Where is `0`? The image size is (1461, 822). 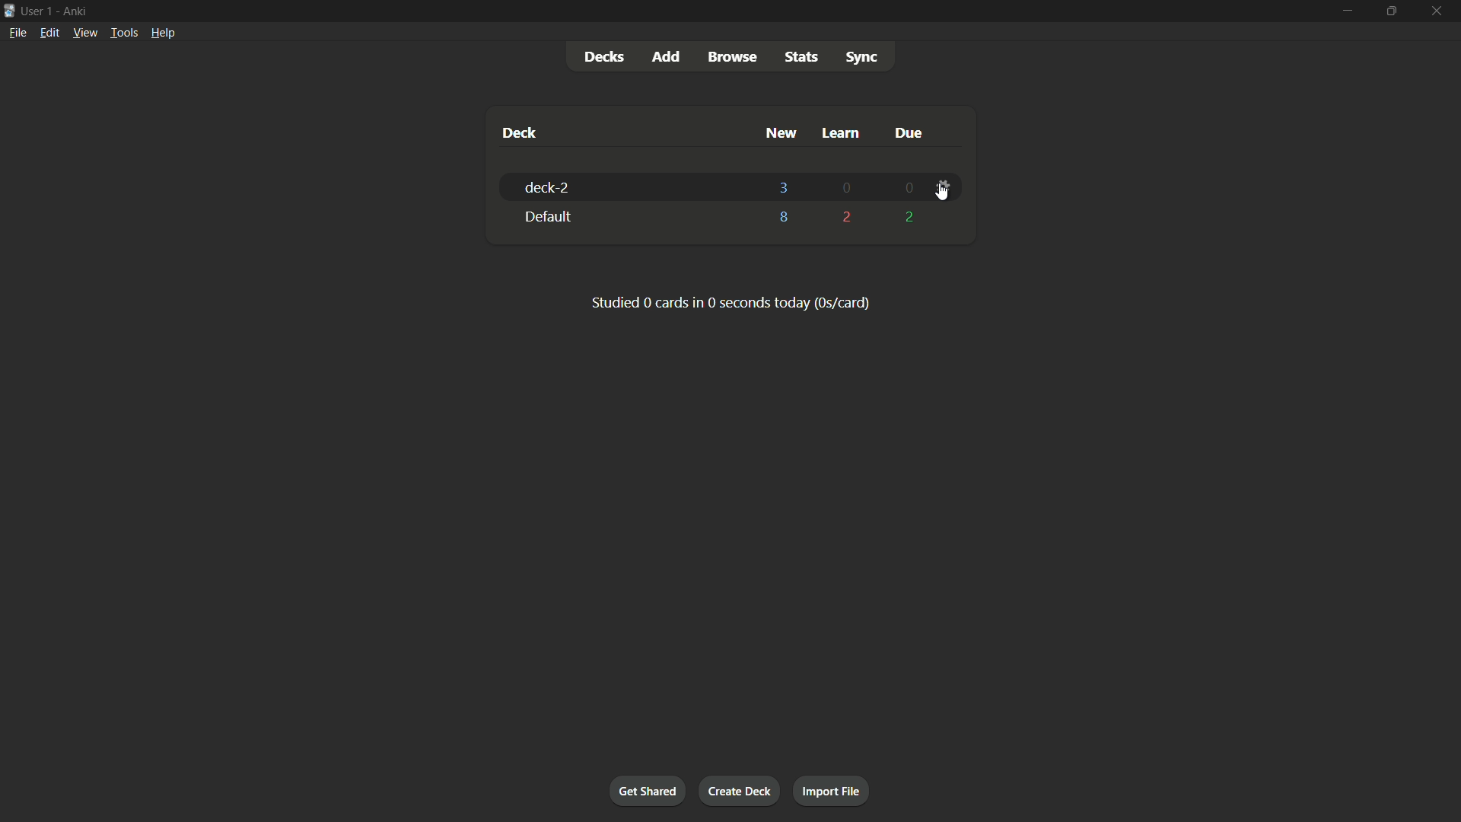
0 is located at coordinates (905, 189).